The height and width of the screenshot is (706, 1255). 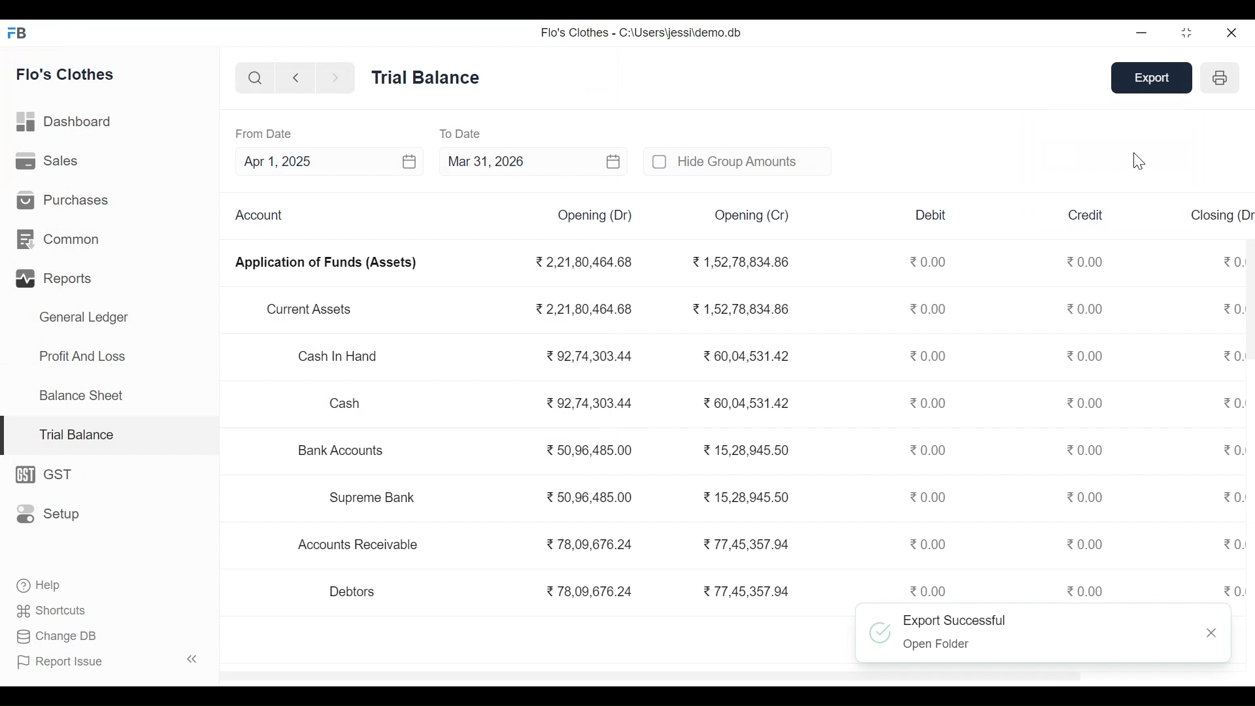 I want to click on 15.28.945 50, so click(x=747, y=450).